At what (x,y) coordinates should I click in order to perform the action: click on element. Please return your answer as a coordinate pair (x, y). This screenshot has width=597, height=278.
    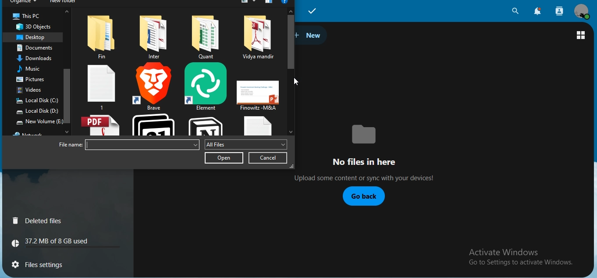
    Looking at the image, I should click on (205, 86).